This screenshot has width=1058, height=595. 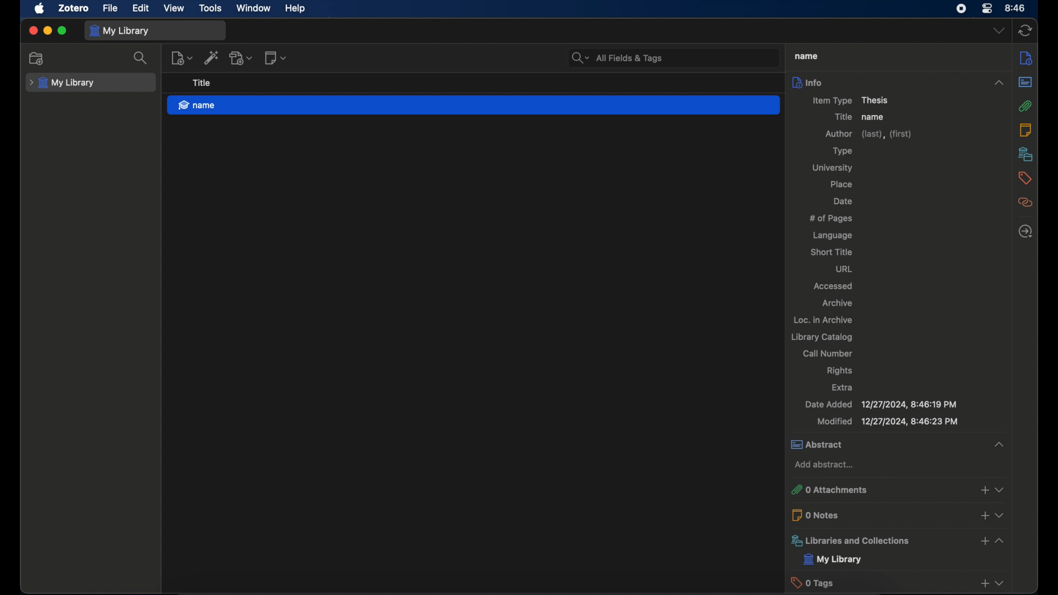 What do you see at coordinates (878, 445) in the screenshot?
I see `abstract` at bounding box center [878, 445].